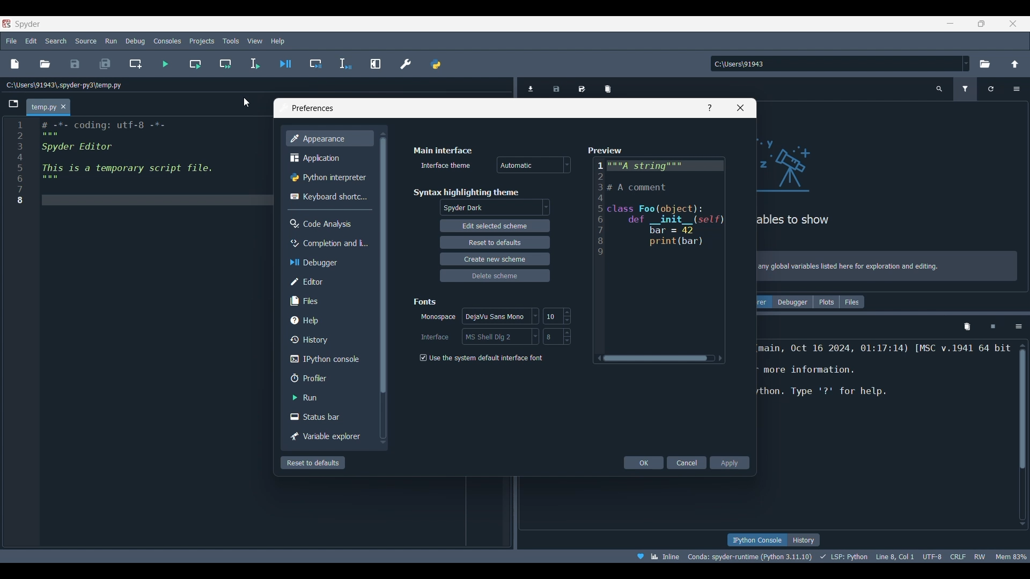 This screenshot has width=1030, height=579. I want to click on Remove all variable, so click(608, 90).